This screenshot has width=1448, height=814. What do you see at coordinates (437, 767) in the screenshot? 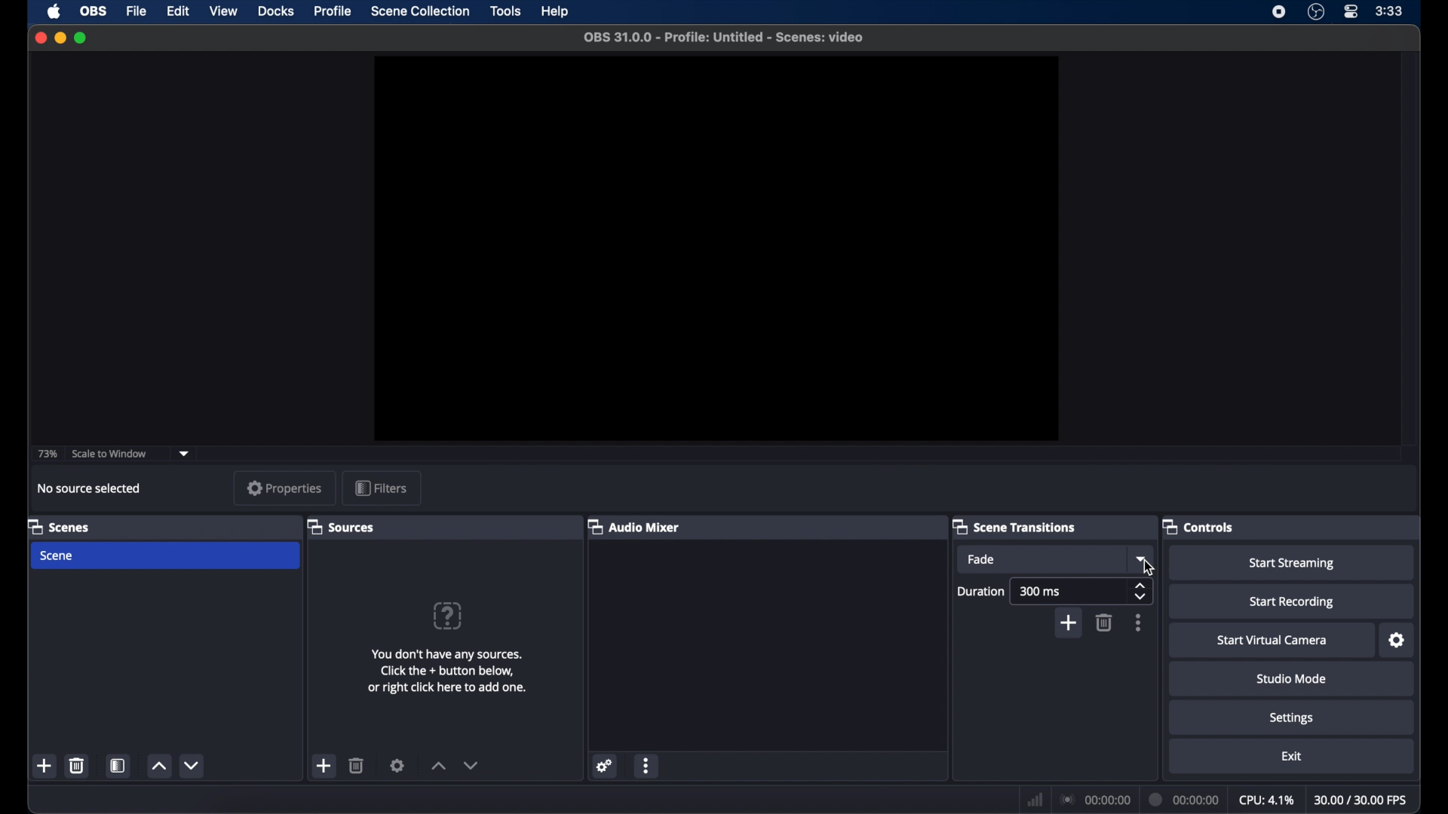
I see `increment` at bounding box center [437, 767].